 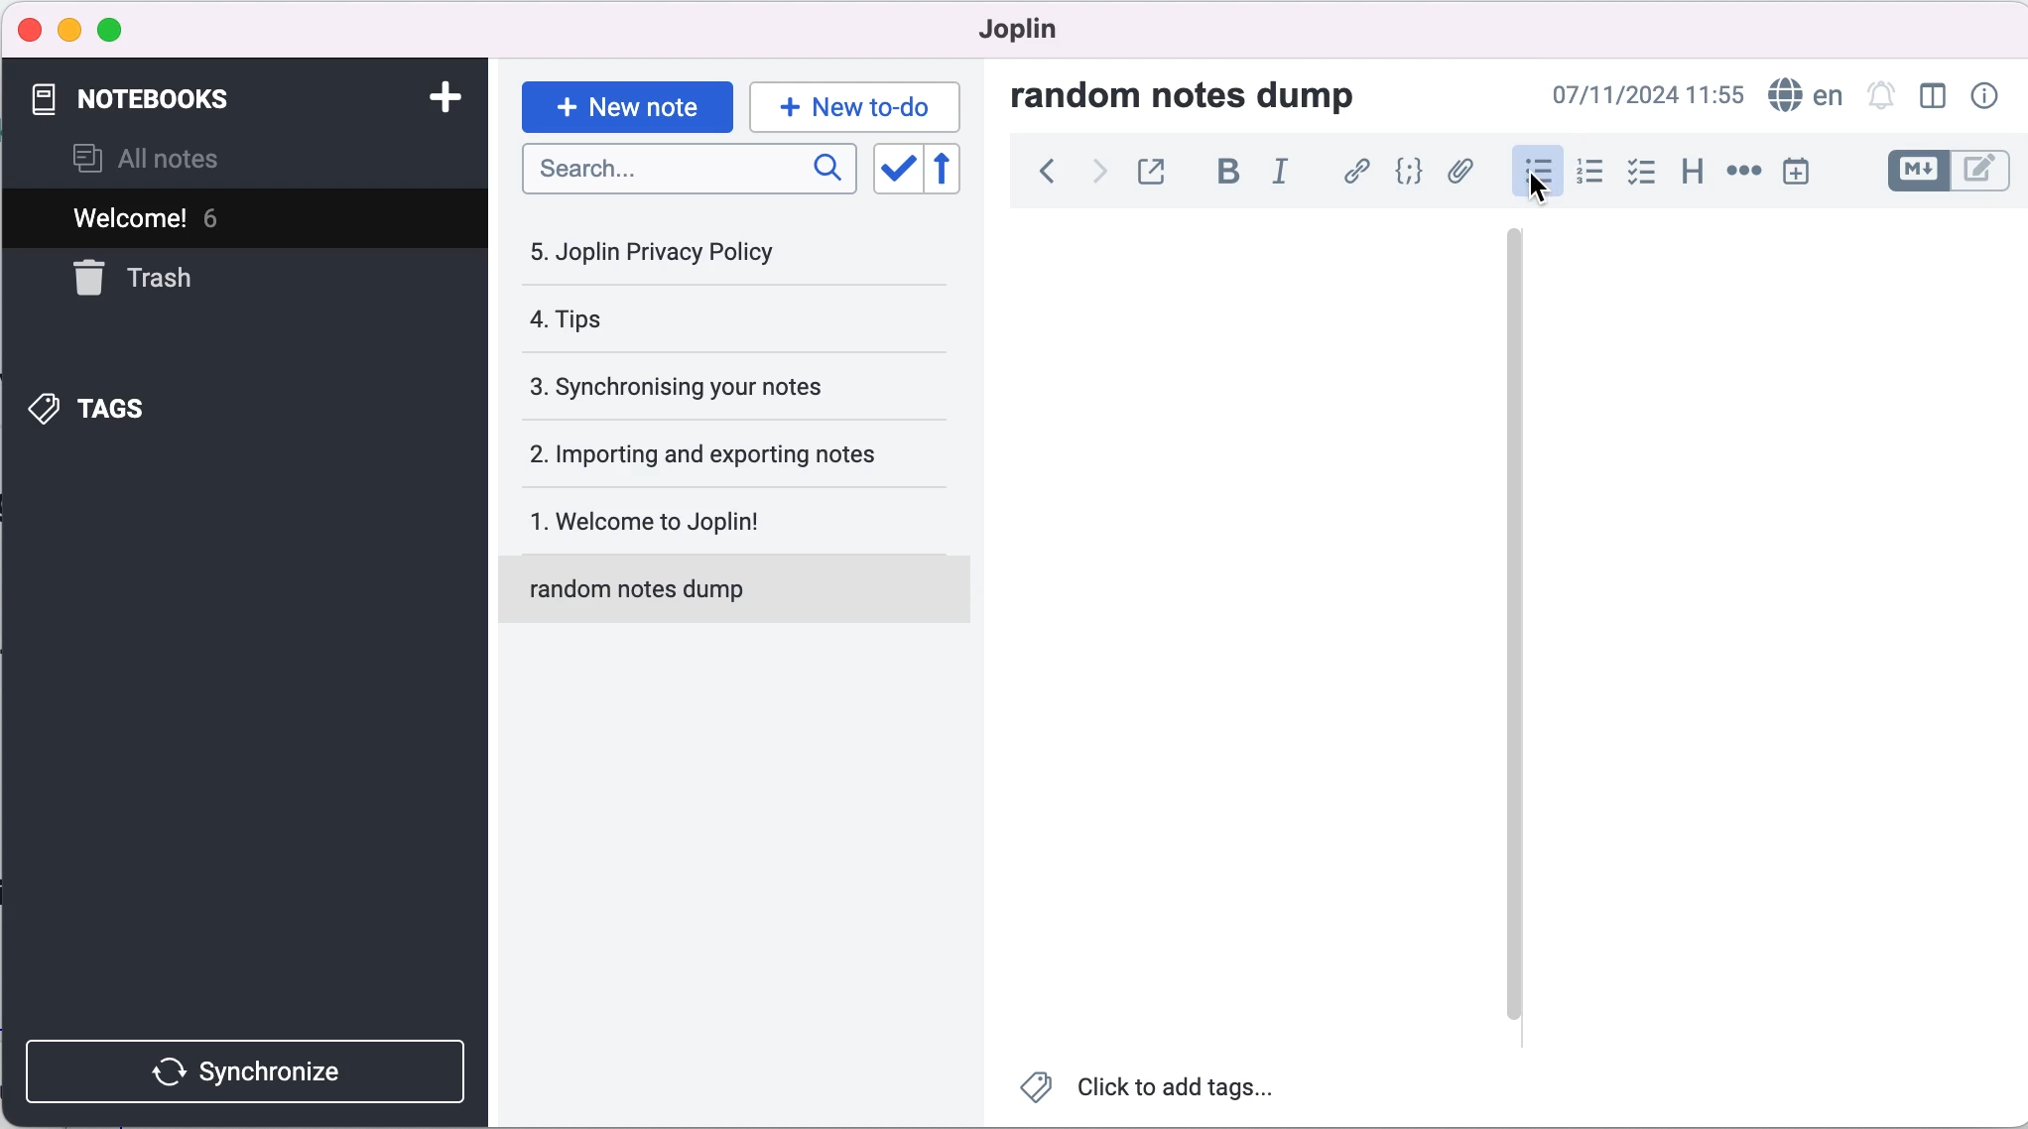 What do you see at coordinates (1530, 172) in the screenshot?
I see `bulleted list` at bounding box center [1530, 172].